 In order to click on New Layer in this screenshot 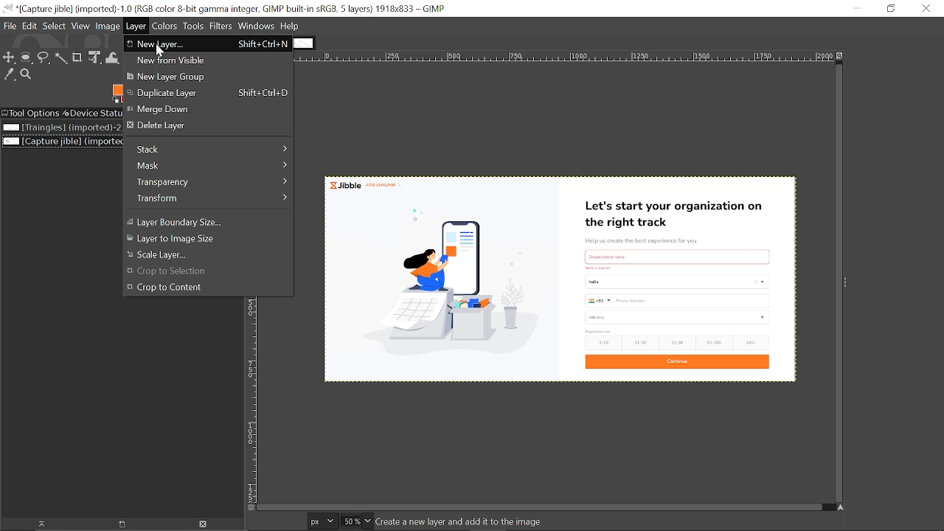, I will do `click(208, 45)`.